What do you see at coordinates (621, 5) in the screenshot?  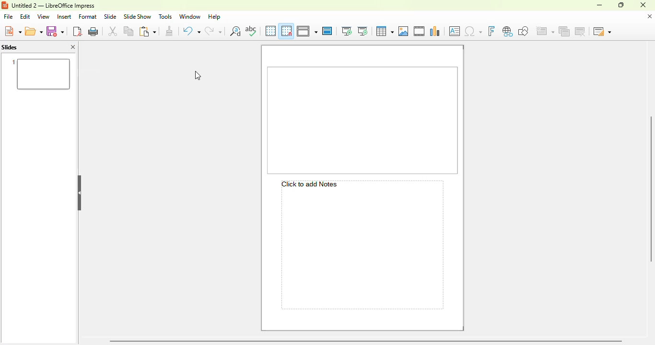 I see `maximize` at bounding box center [621, 5].